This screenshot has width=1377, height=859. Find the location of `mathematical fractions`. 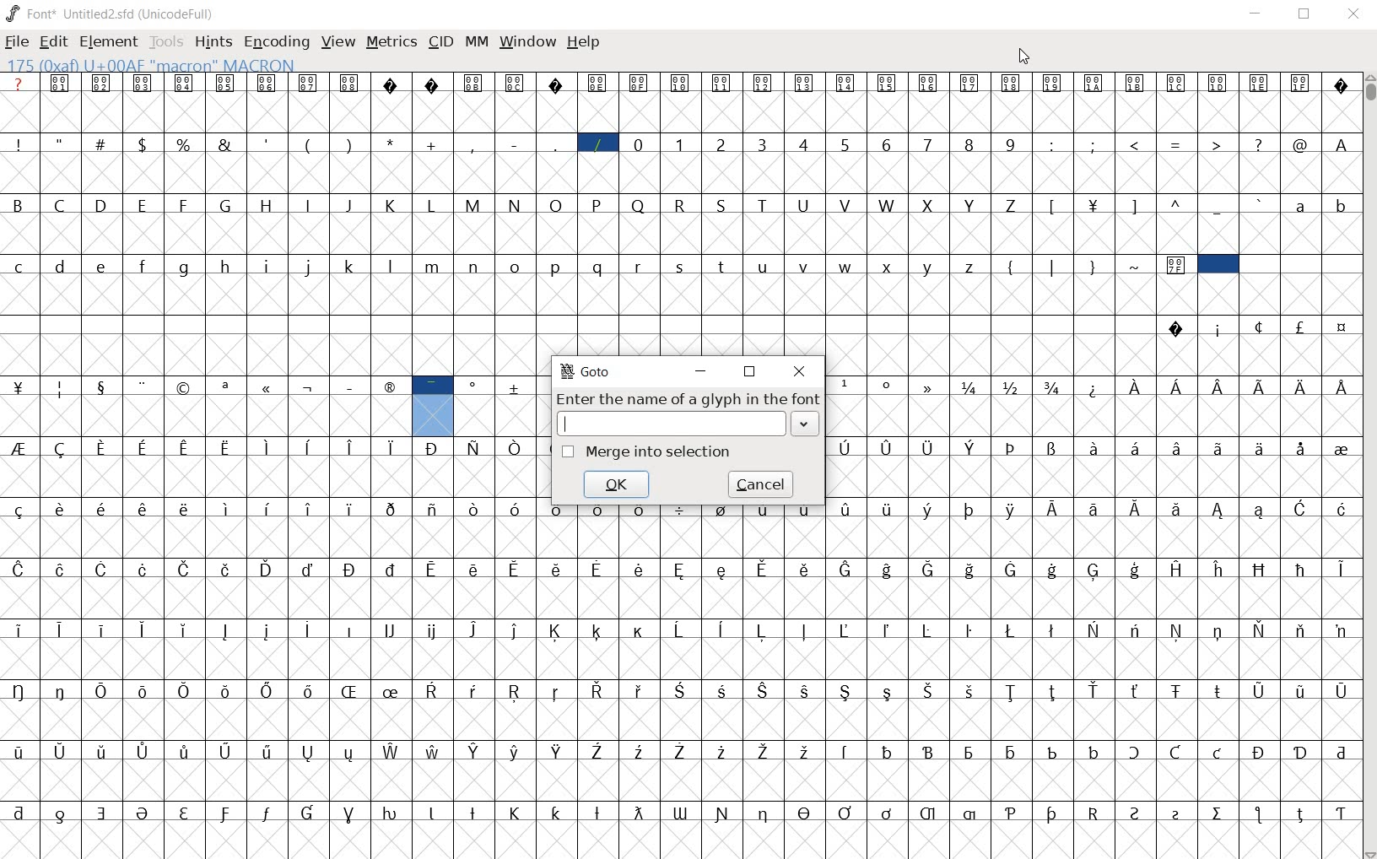

mathematical fractions is located at coordinates (1012, 406).